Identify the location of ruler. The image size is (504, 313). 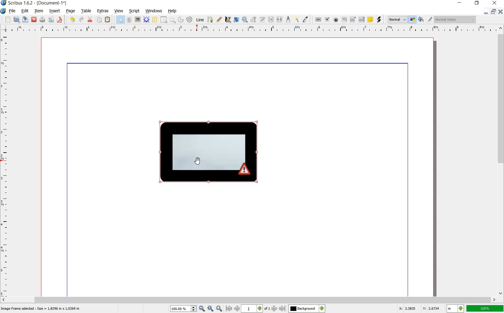
(7, 165).